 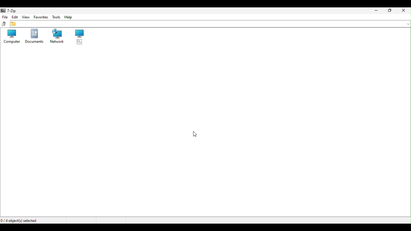 I want to click on up, so click(x=4, y=24).